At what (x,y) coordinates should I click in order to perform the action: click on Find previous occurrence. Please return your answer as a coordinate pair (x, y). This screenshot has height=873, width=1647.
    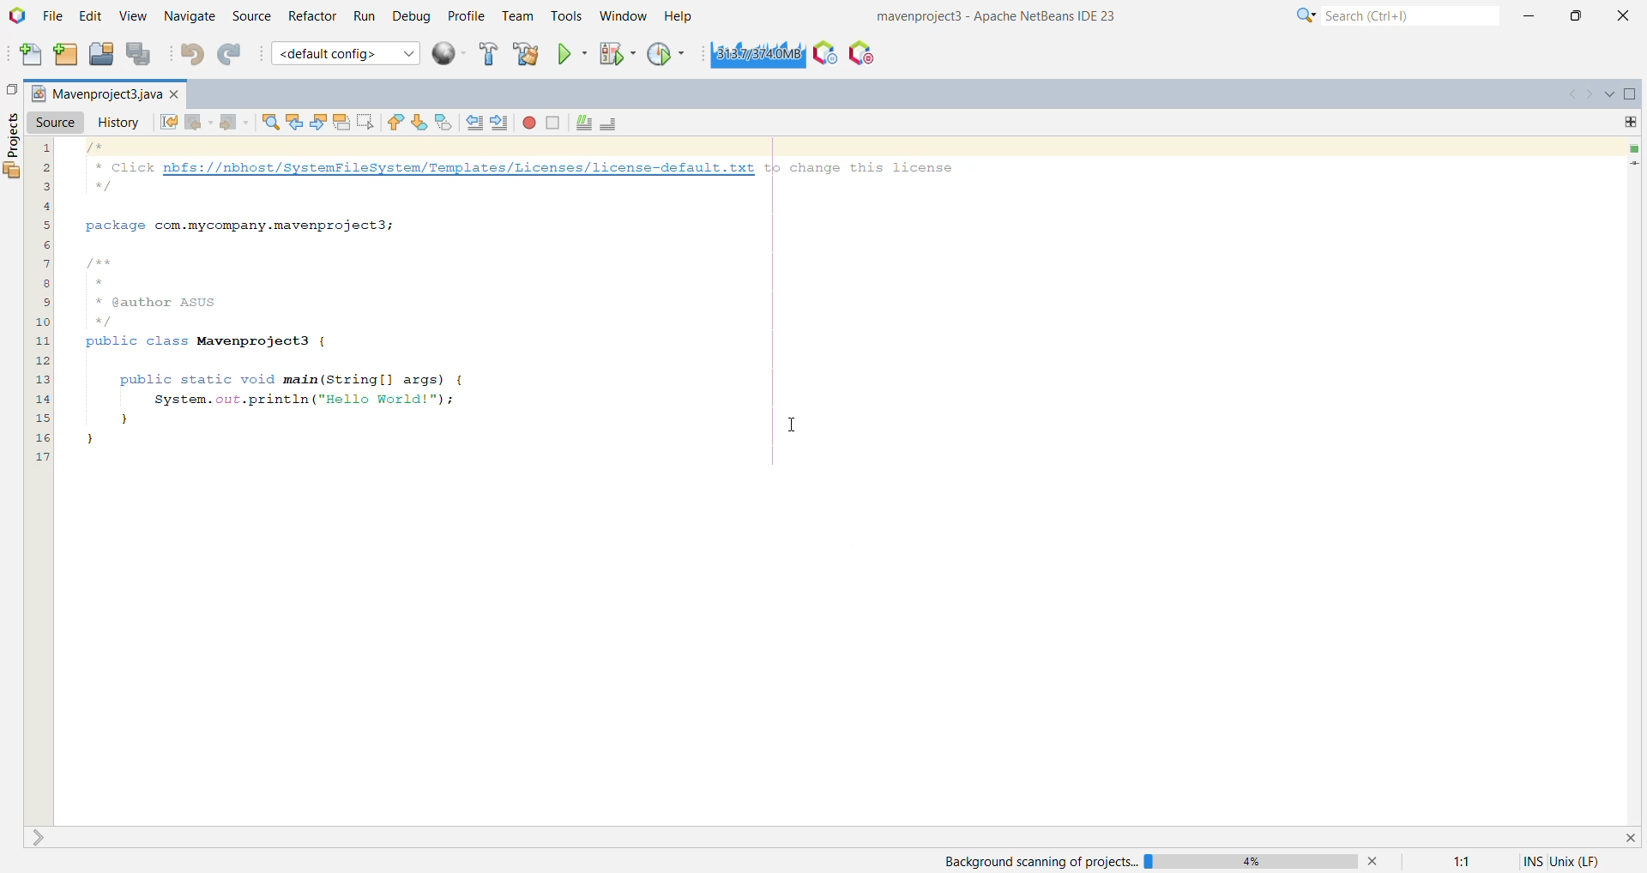
    Looking at the image, I should click on (293, 123).